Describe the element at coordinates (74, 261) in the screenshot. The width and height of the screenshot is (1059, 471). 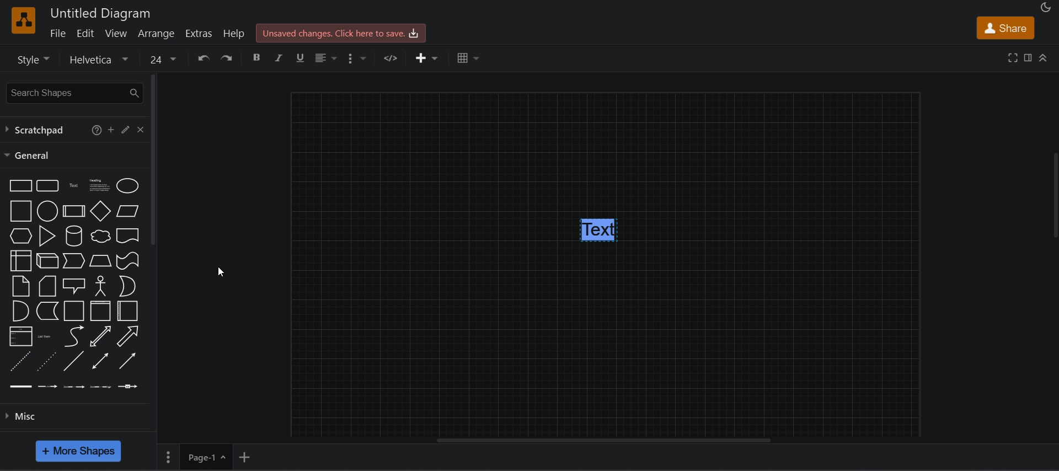
I see `Step` at that location.